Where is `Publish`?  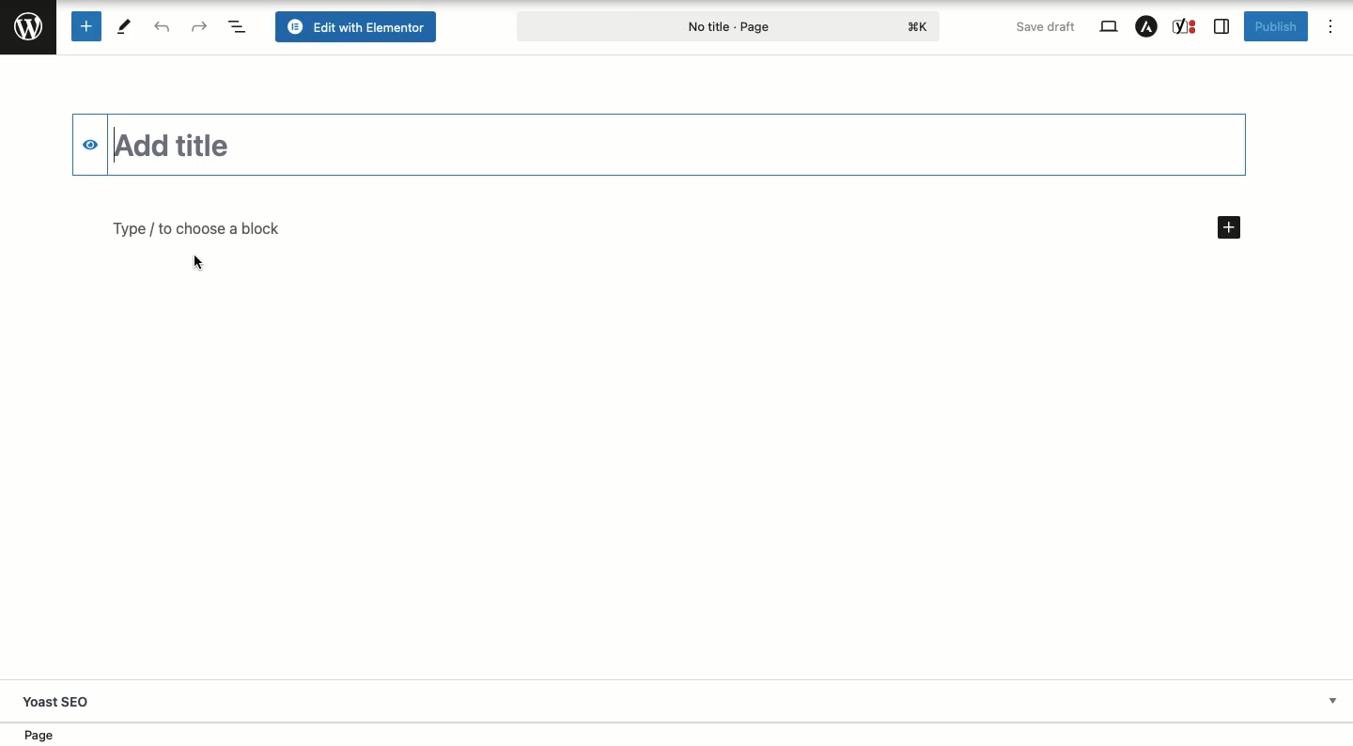
Publish is located at coordinates (1275, 26).